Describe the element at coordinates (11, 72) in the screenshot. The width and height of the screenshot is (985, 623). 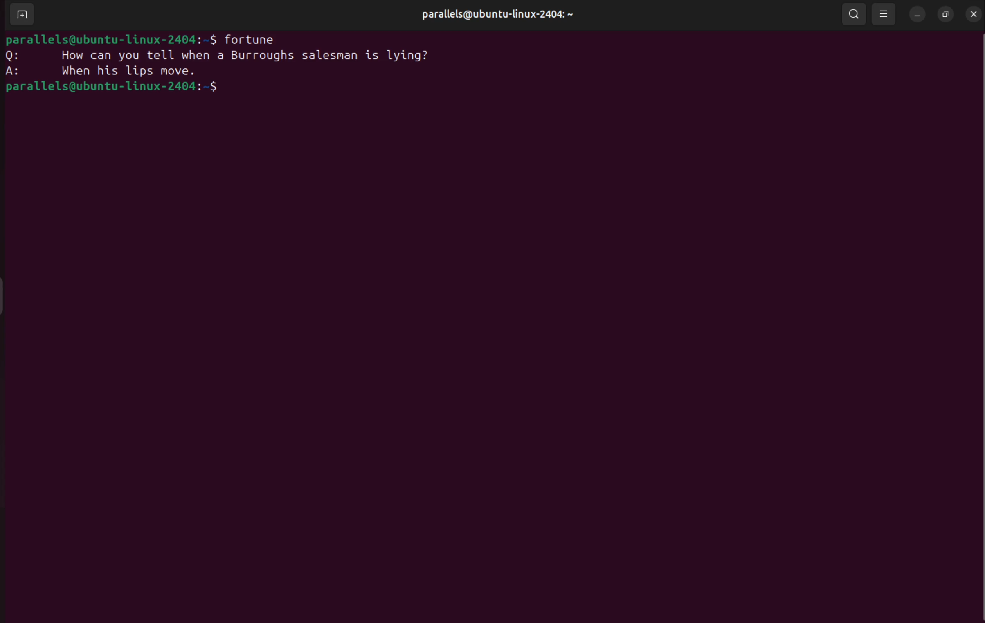
I see `answer` at that location.